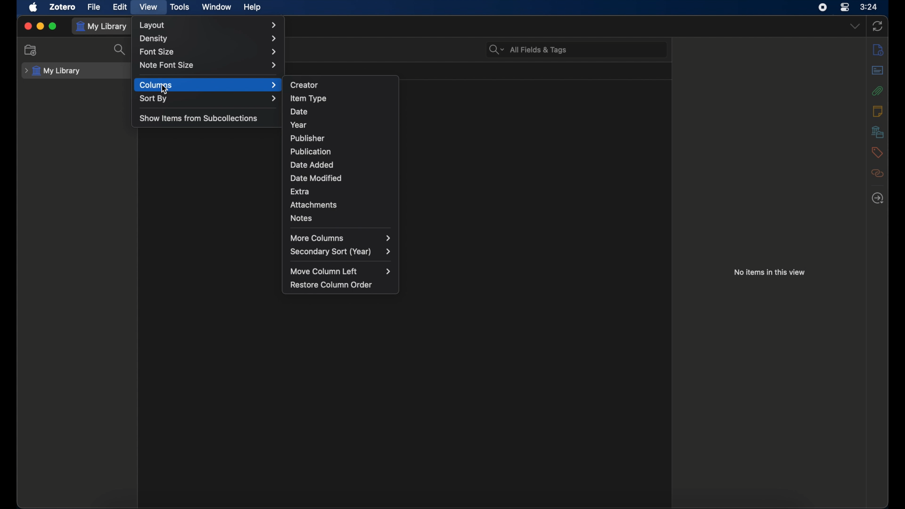  Describe the element at coordinates (252, 8) in the screenshot. I see `help` at that location.